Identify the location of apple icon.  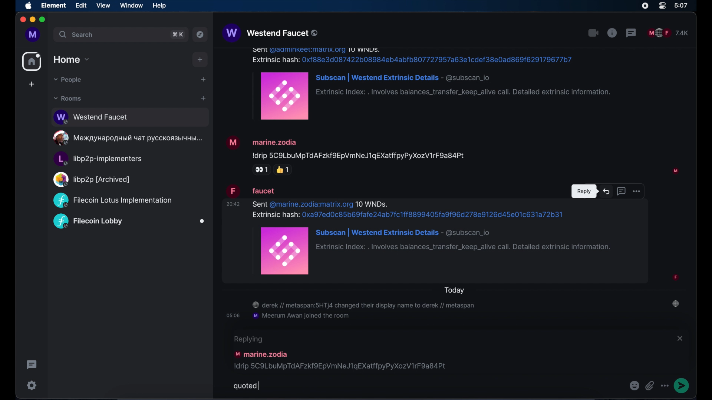
(29, 6).